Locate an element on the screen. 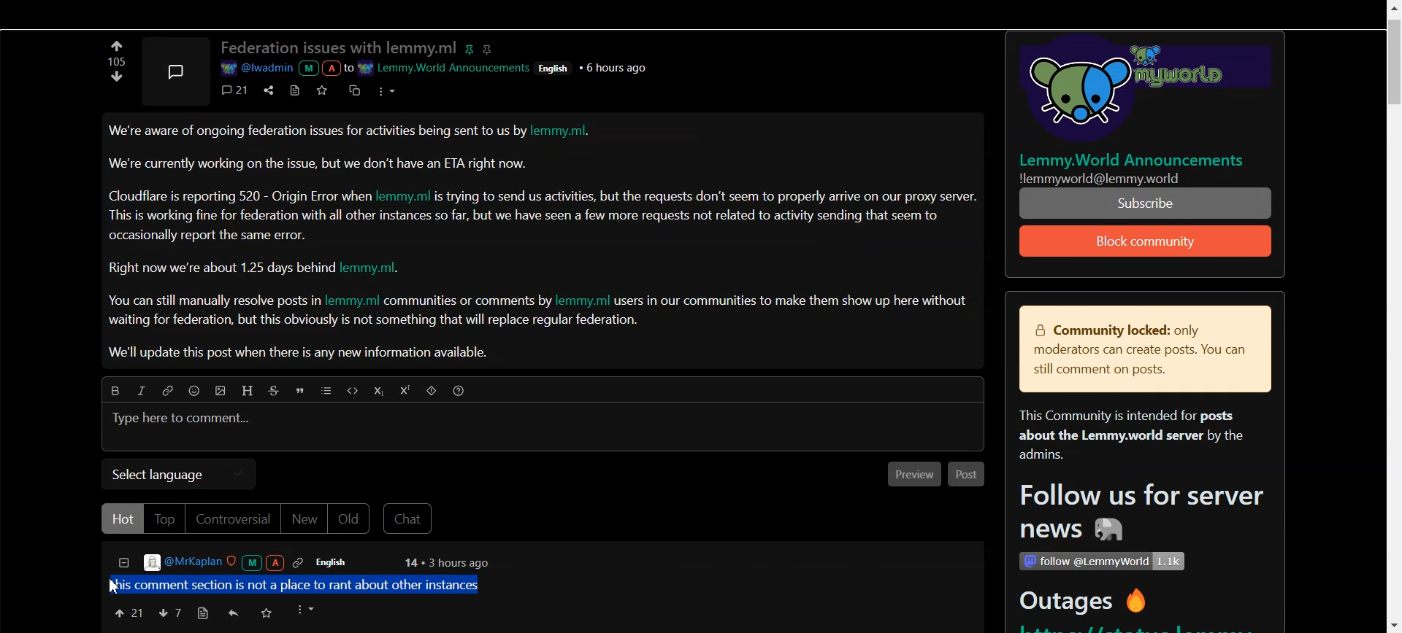 The image size is (1402, 633). options is located at coordinates (385, 90).